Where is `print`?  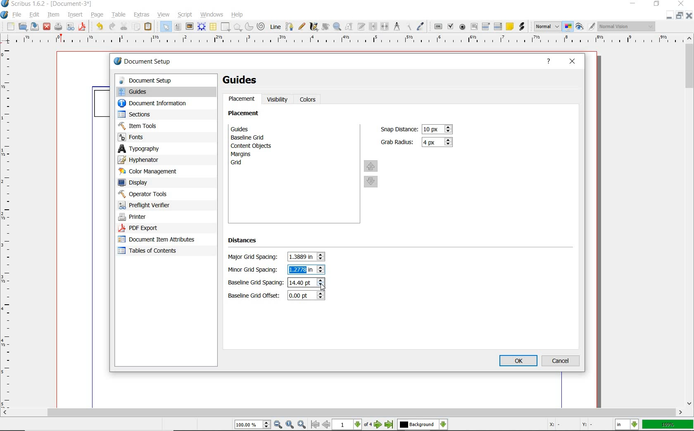 print is located at coordinates (58, 27).